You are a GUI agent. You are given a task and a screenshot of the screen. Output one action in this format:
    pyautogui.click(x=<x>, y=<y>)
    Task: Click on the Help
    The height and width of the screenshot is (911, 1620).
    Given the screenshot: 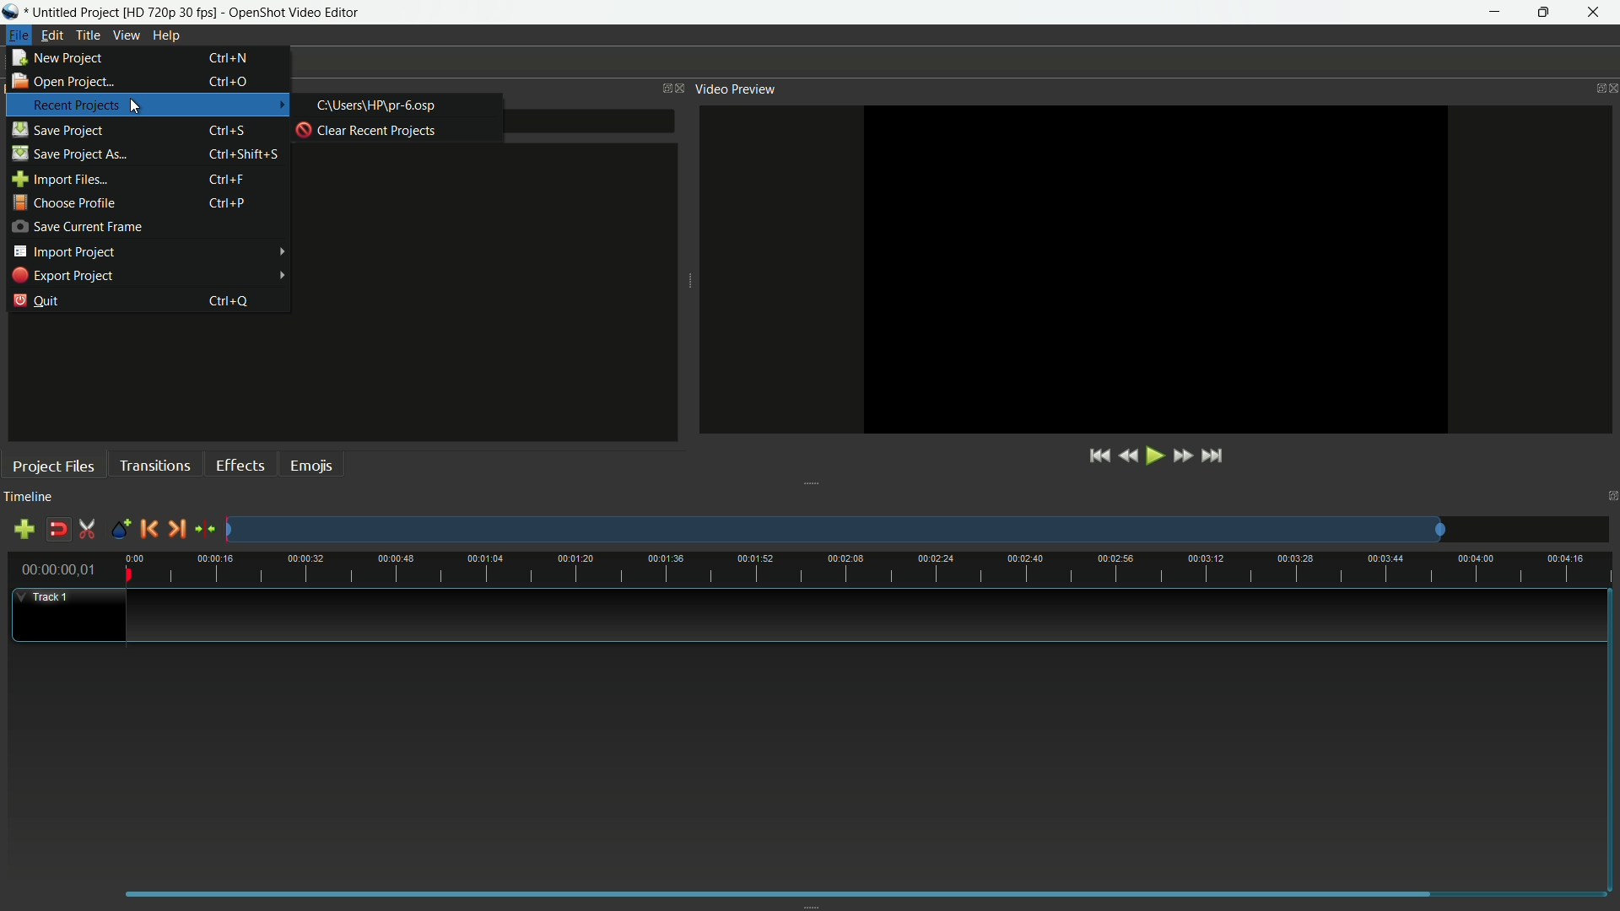 What is the action you would take?
    pyautogui.click(x=168, y=35)
    